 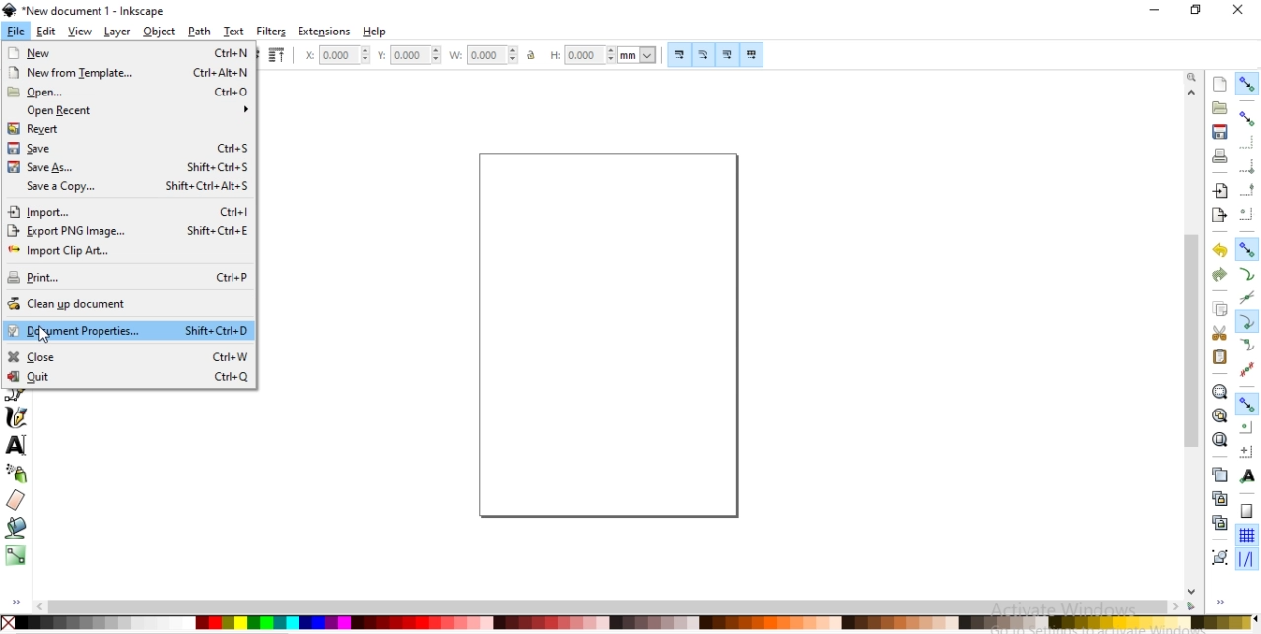 I want to click on extensions, so click(x=324, y=32).